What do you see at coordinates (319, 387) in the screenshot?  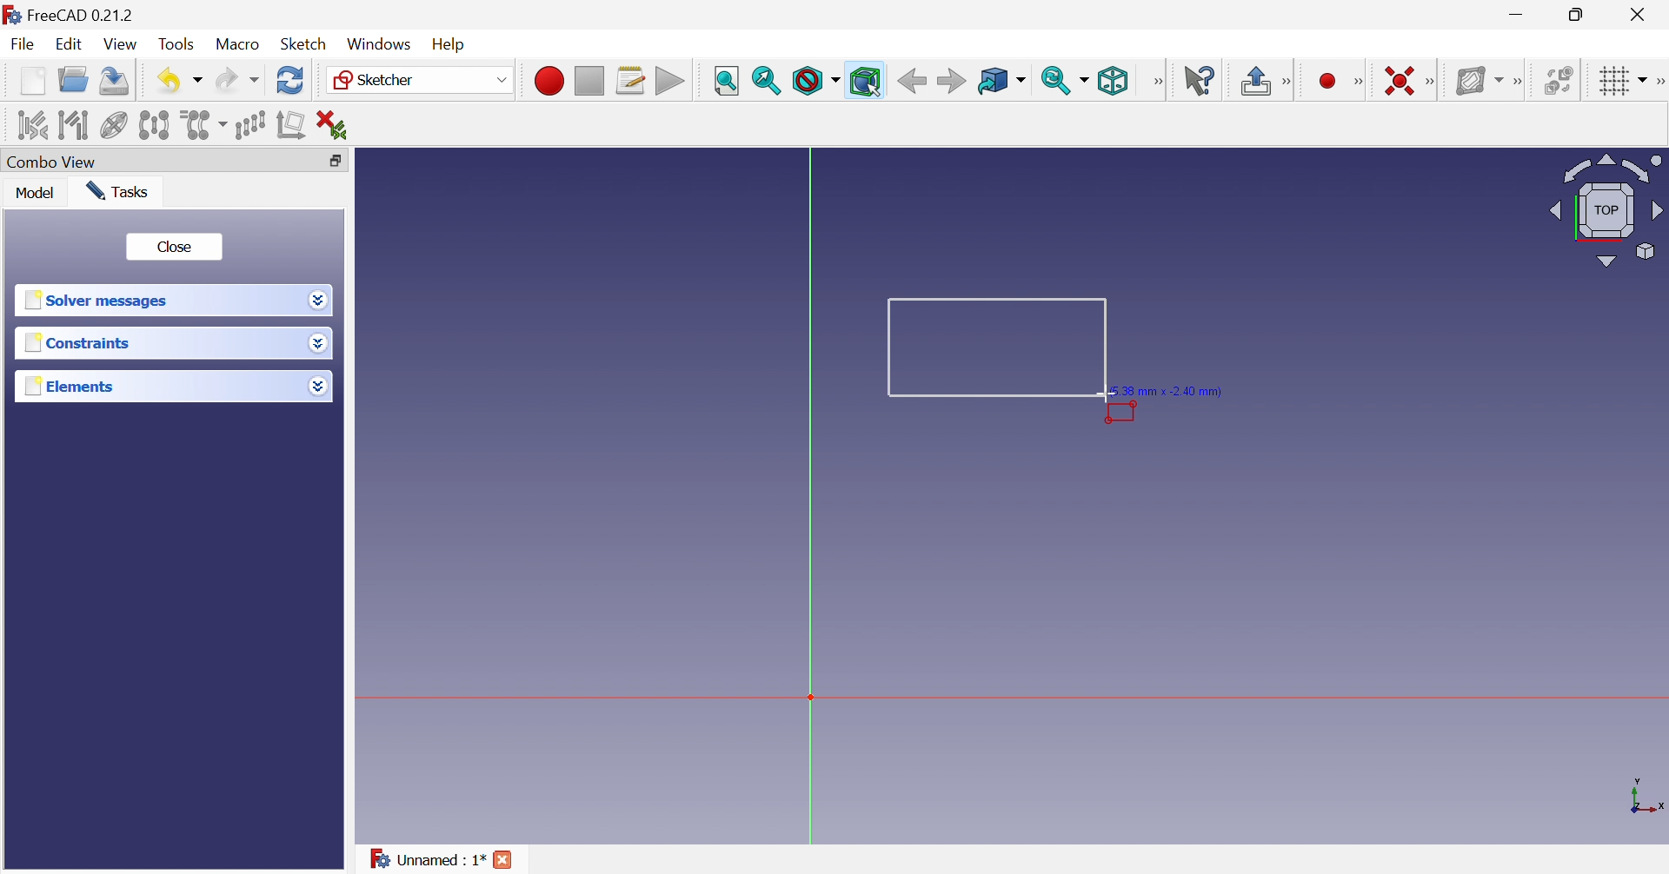 I see `Drop down` at bounding box center [319, 387].